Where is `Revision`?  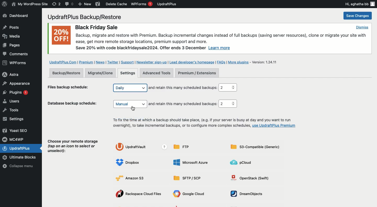
Revision is located at coordinates (56, 4).